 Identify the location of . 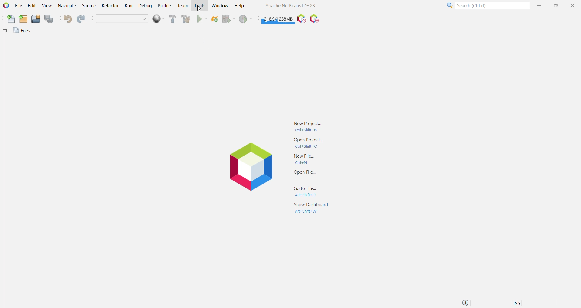
(5, 32).